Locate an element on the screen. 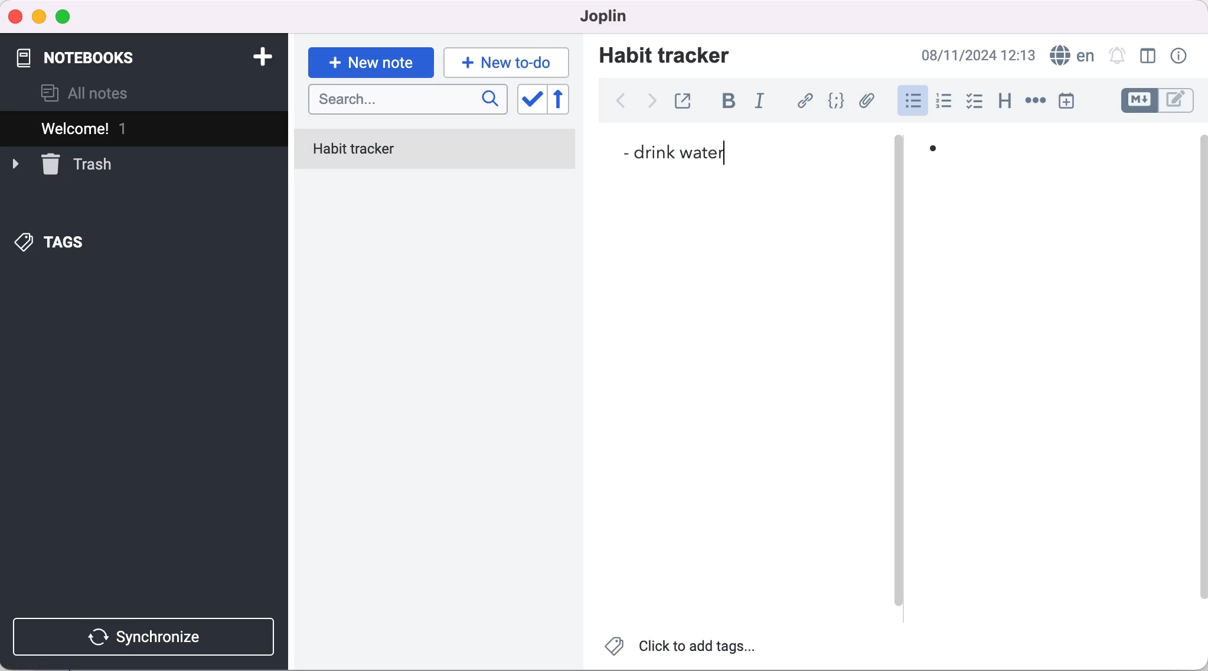 The image size is (1208, 671). tags is located at coordinates (51, 243).